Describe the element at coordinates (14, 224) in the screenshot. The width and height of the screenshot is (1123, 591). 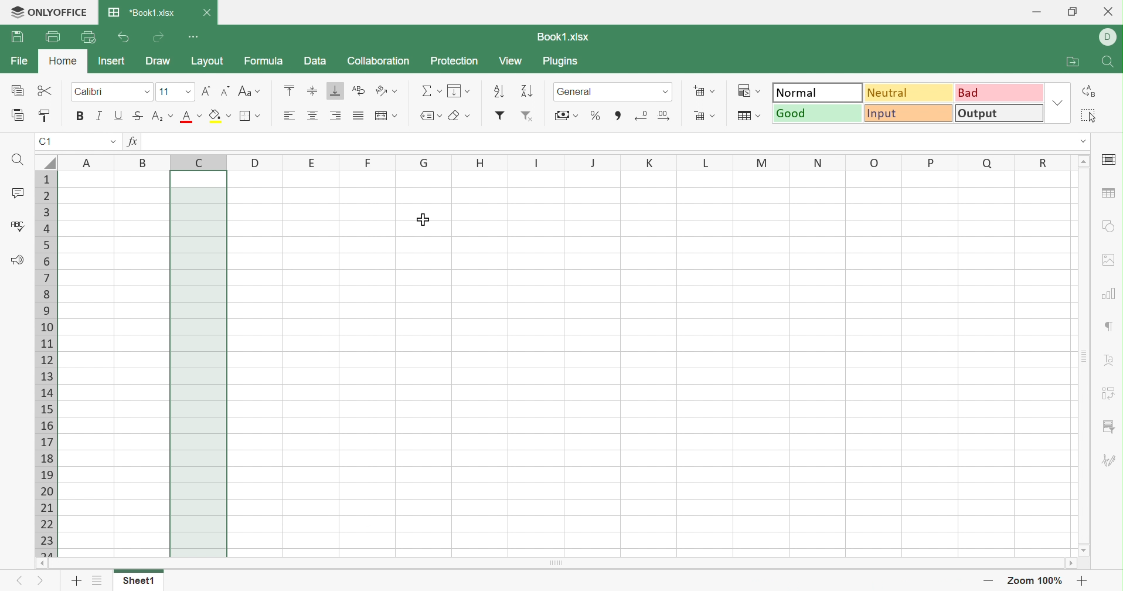
I see `Check Spelling` at that location.